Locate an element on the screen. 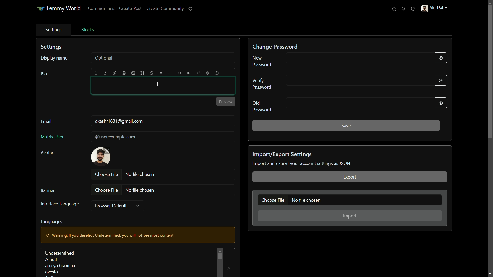  import is located at coordinates (349, 216).